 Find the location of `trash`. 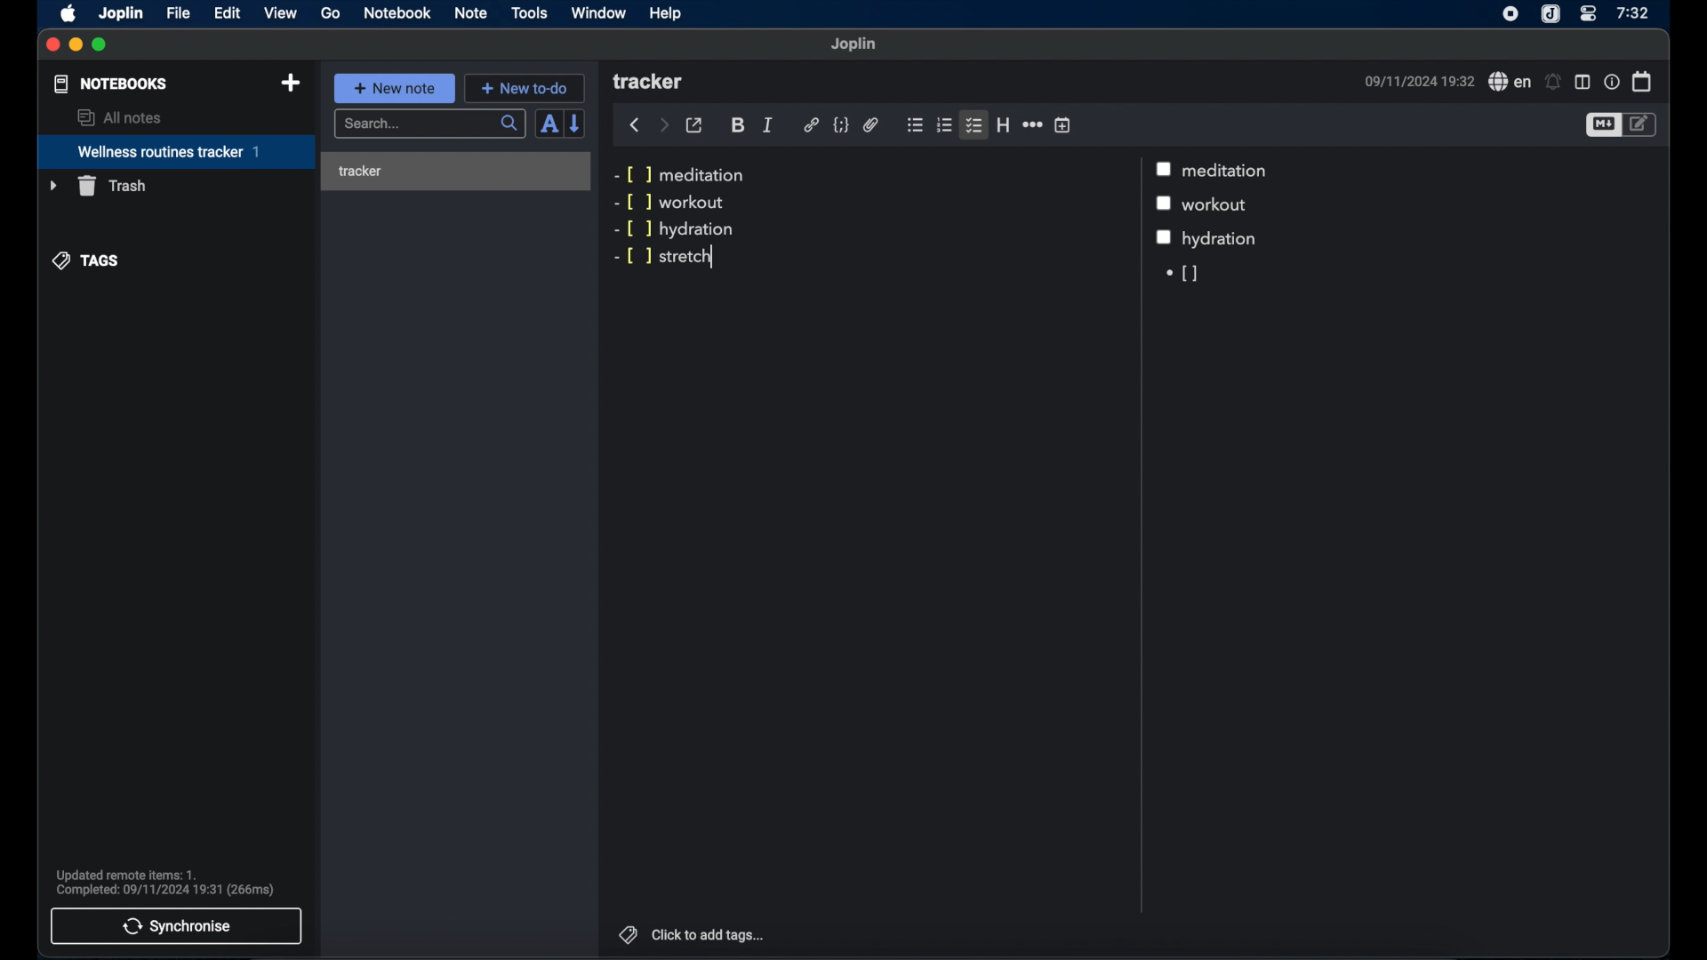

trash is located at coordinates (97, 186).